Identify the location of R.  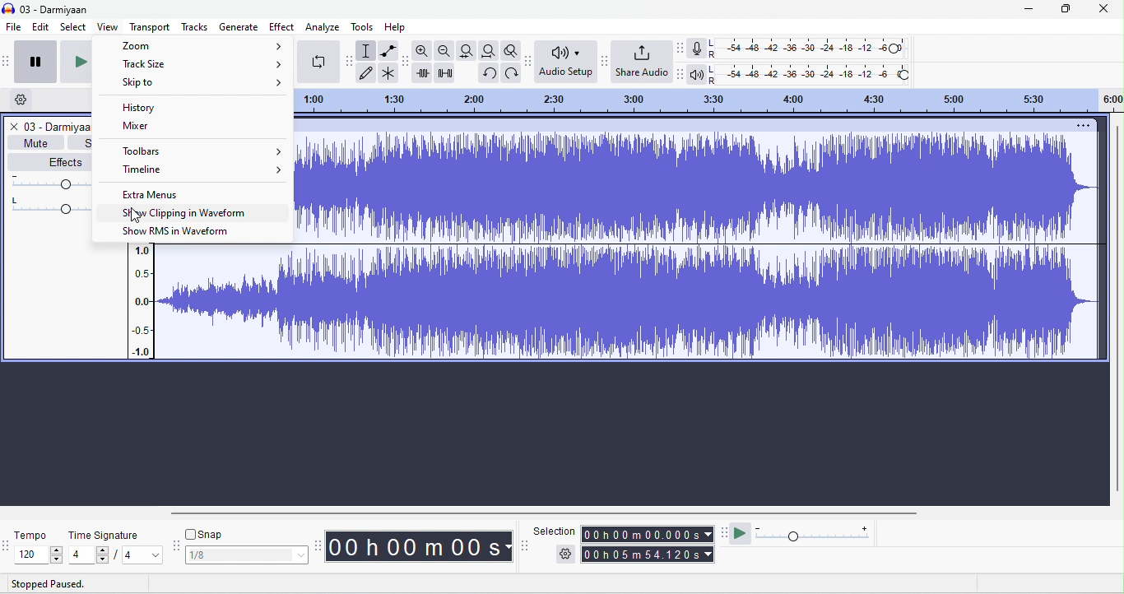
(714, 82).